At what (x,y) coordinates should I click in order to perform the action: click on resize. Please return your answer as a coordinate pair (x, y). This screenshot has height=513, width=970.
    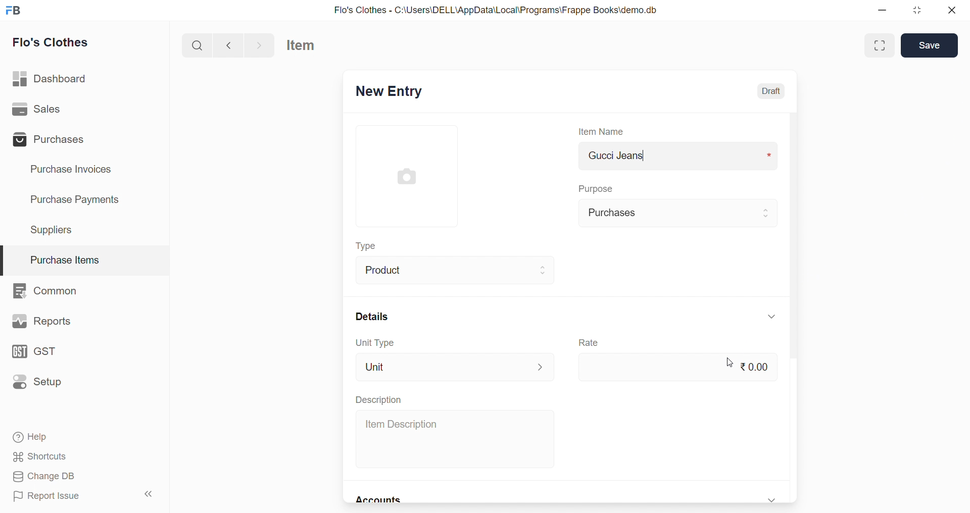
    Looking at the image, I should click on (917, 10).